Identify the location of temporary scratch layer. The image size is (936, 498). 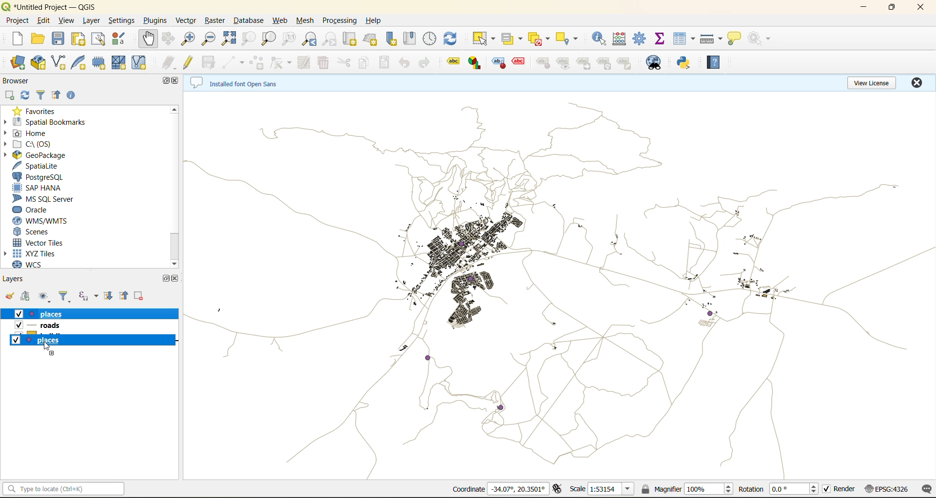
(101, 64).